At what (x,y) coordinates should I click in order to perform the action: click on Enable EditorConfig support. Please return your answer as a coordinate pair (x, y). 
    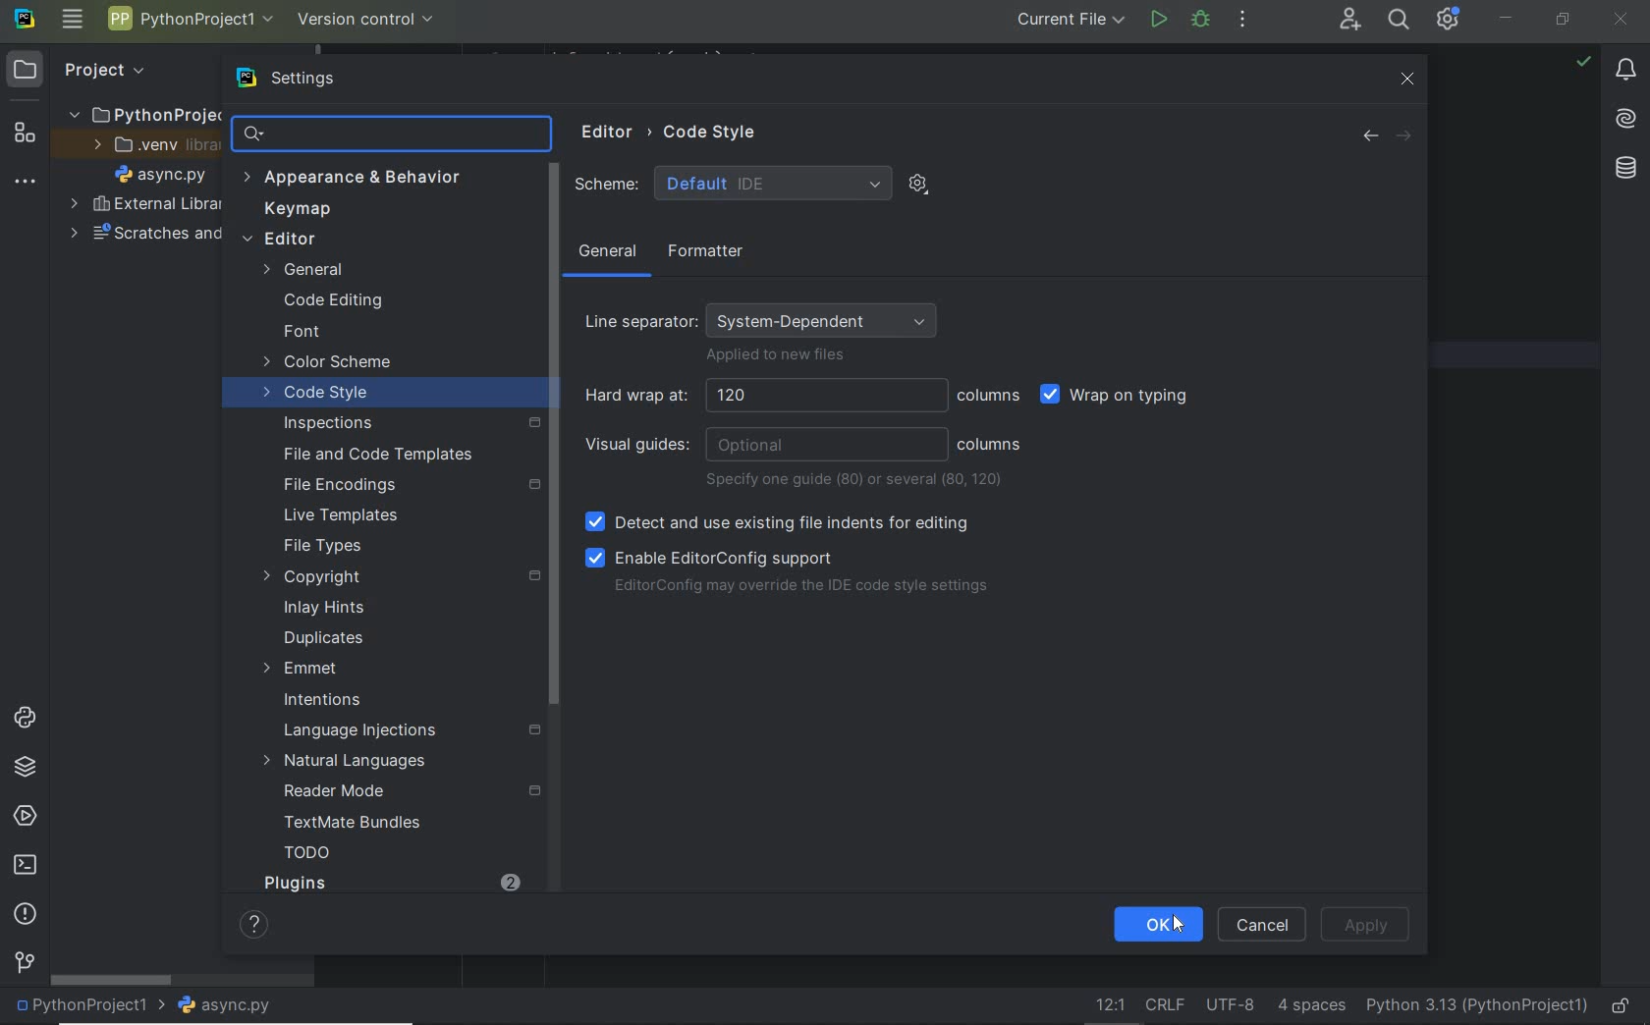
    Looking at the image, I should click on (710, 557).